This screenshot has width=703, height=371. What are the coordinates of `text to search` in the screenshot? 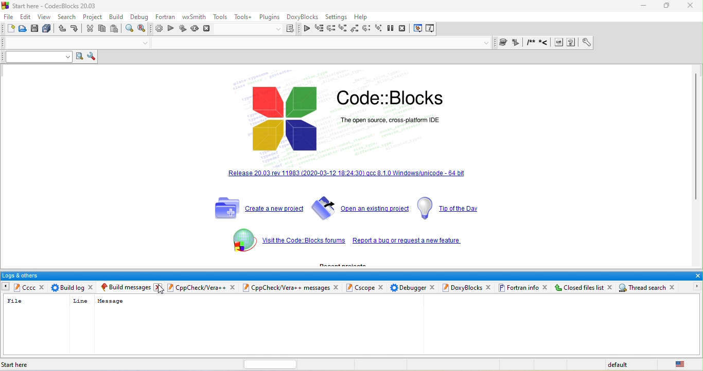 It's located at (35, 57).